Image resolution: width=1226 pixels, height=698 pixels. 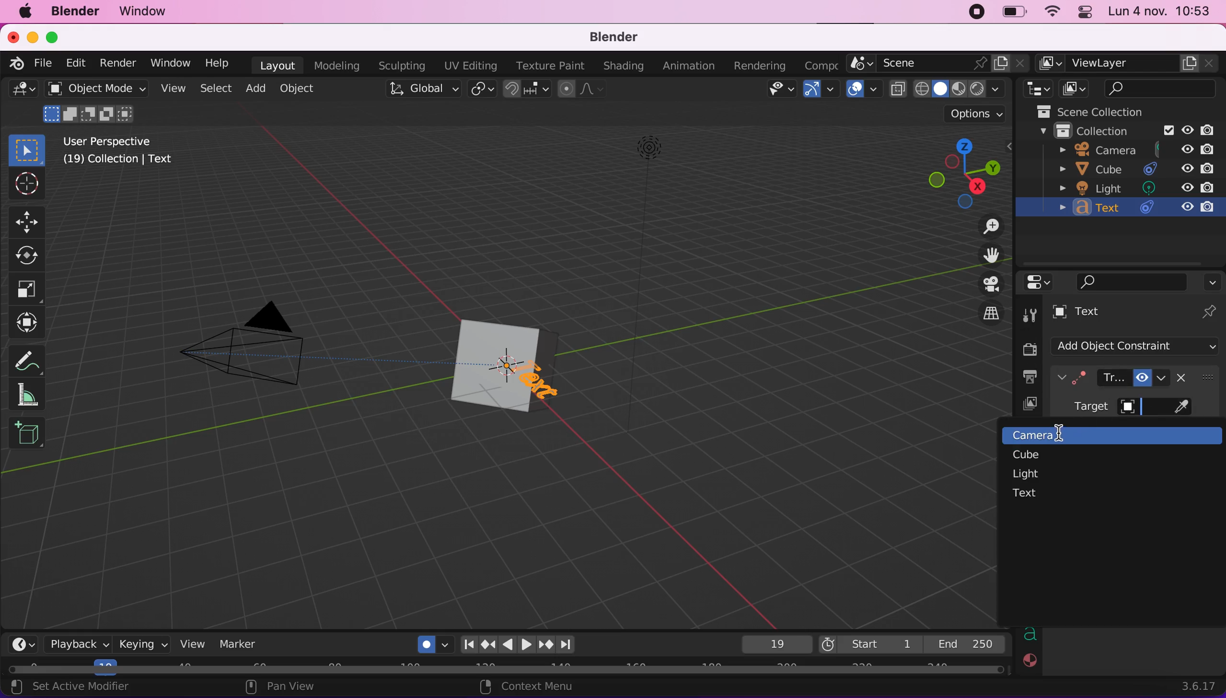 I want to click on viewlayer, so click(x=1022, y=405).